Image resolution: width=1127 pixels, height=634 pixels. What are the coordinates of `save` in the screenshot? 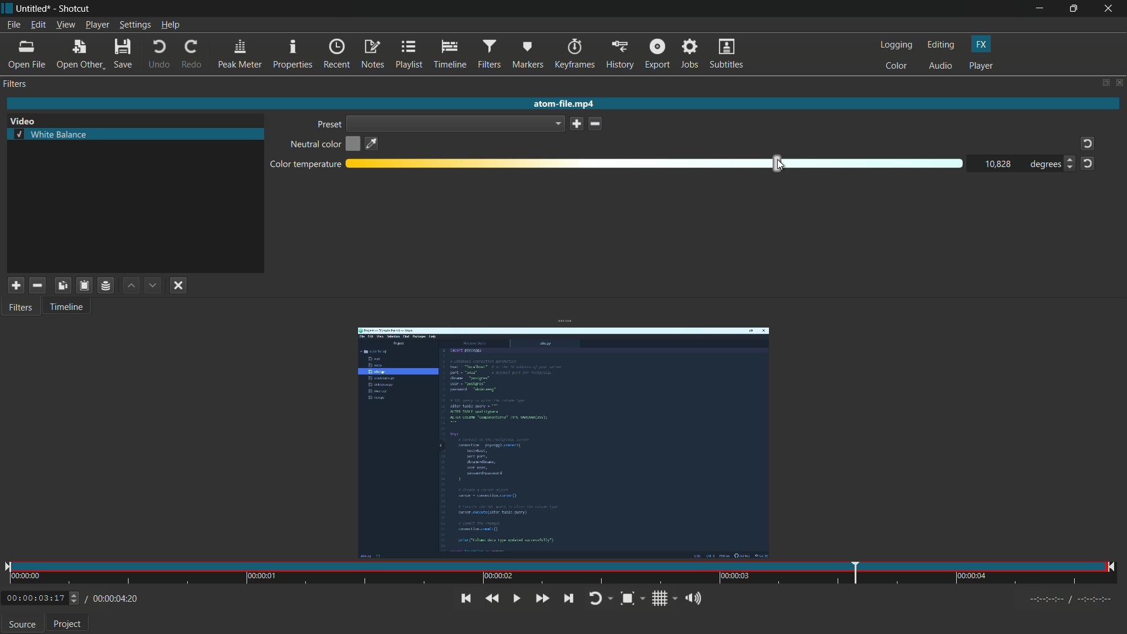 It's located at (577, 123).